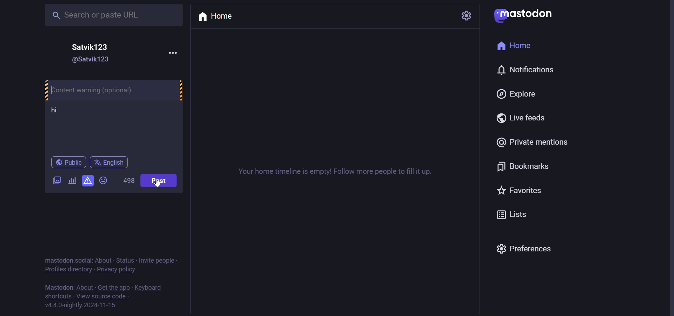 The height and width of the screenshot is (316, 674). What do you see at coordinates (521, 191) in the screenshot?
I see `favorites` at bounding box center [521, 191].